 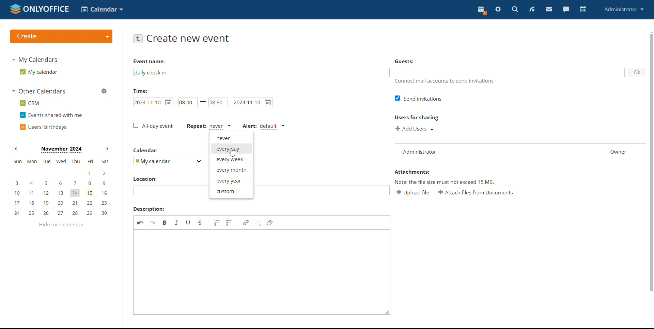 What do you see at coordinates (481, 10) in the screenshot?
I see `present` at bounding box center [481, 10].